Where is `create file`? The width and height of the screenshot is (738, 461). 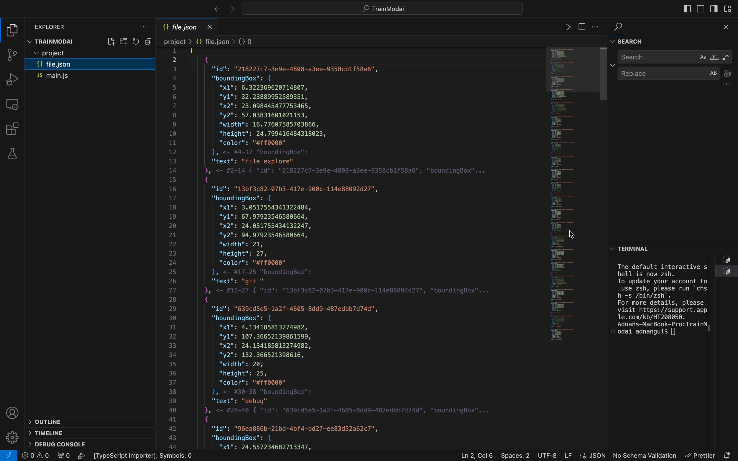
create file is located at coordinates (110, 41).